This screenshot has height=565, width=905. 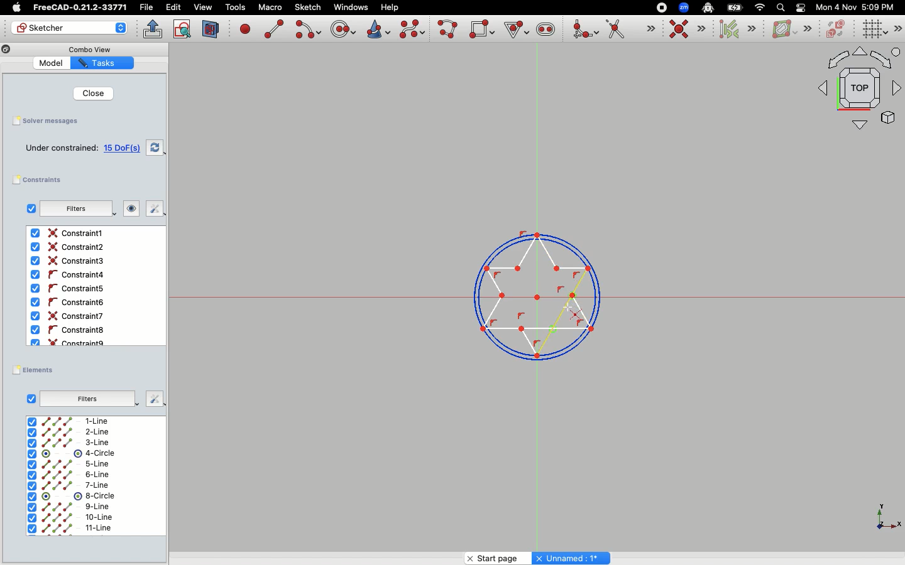 I want to click on Top, so click(x=853, y=91).